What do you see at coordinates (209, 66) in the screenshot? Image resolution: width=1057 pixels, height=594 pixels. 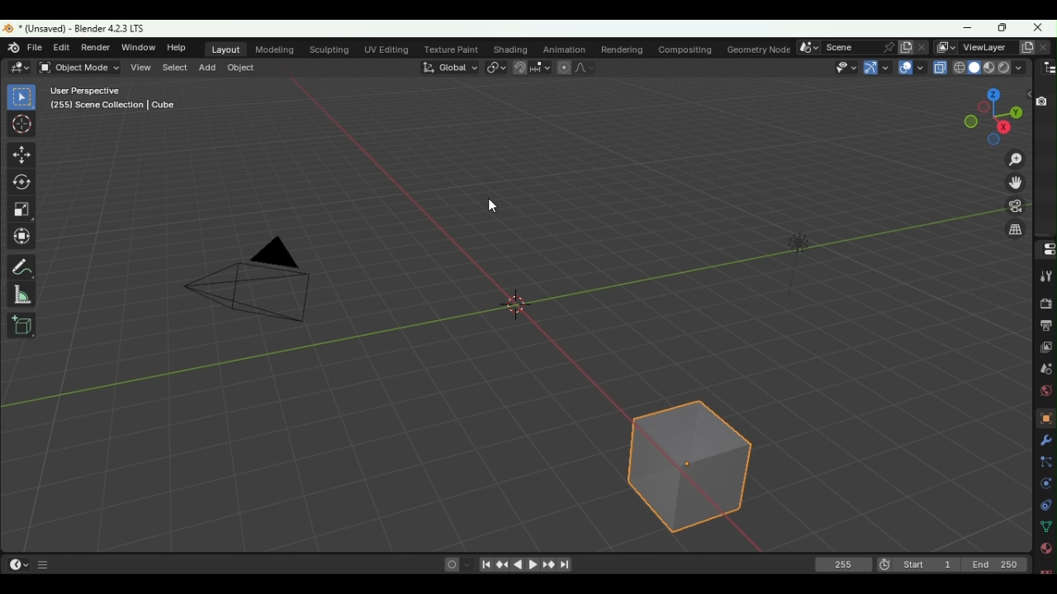 I see `Add` at bounding box center [209, 66].